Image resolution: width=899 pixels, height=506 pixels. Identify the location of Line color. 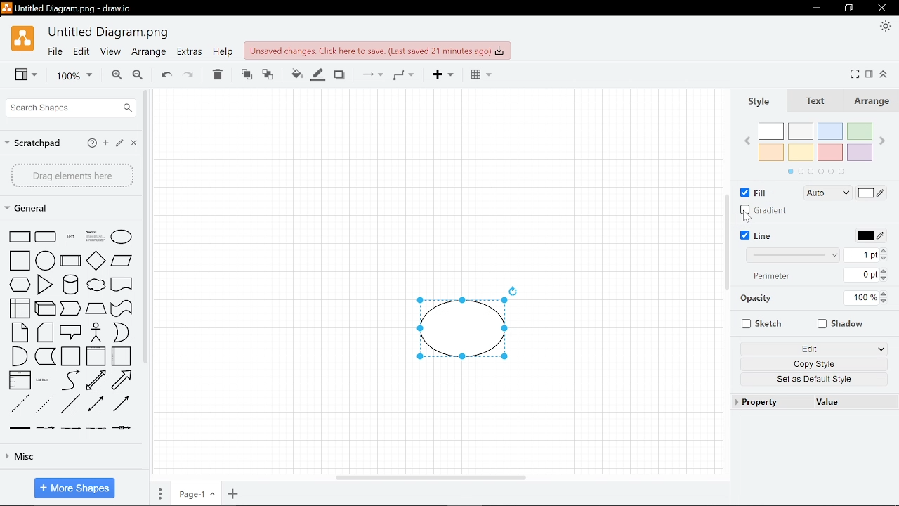
(870, 237).